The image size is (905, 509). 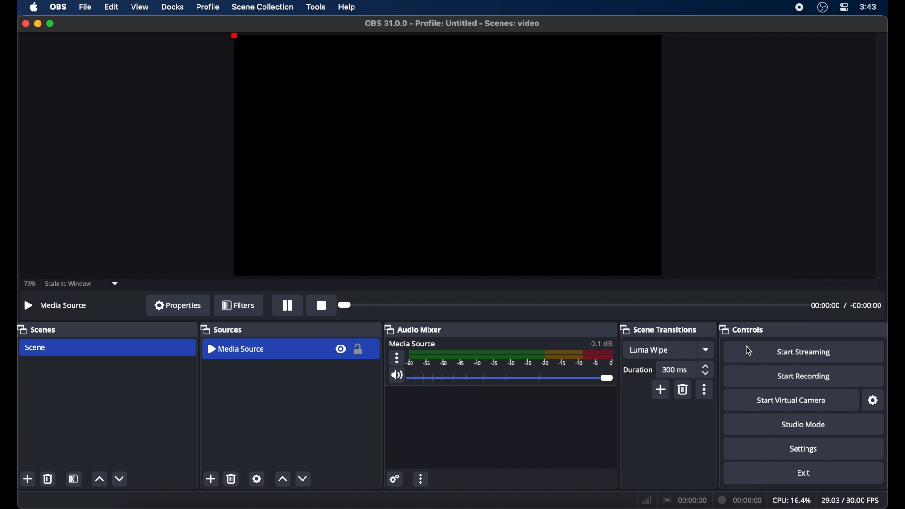 What do you see at coordinates (86, 7) in the screenshot?
I see `file` at bounding box center [86, 7].